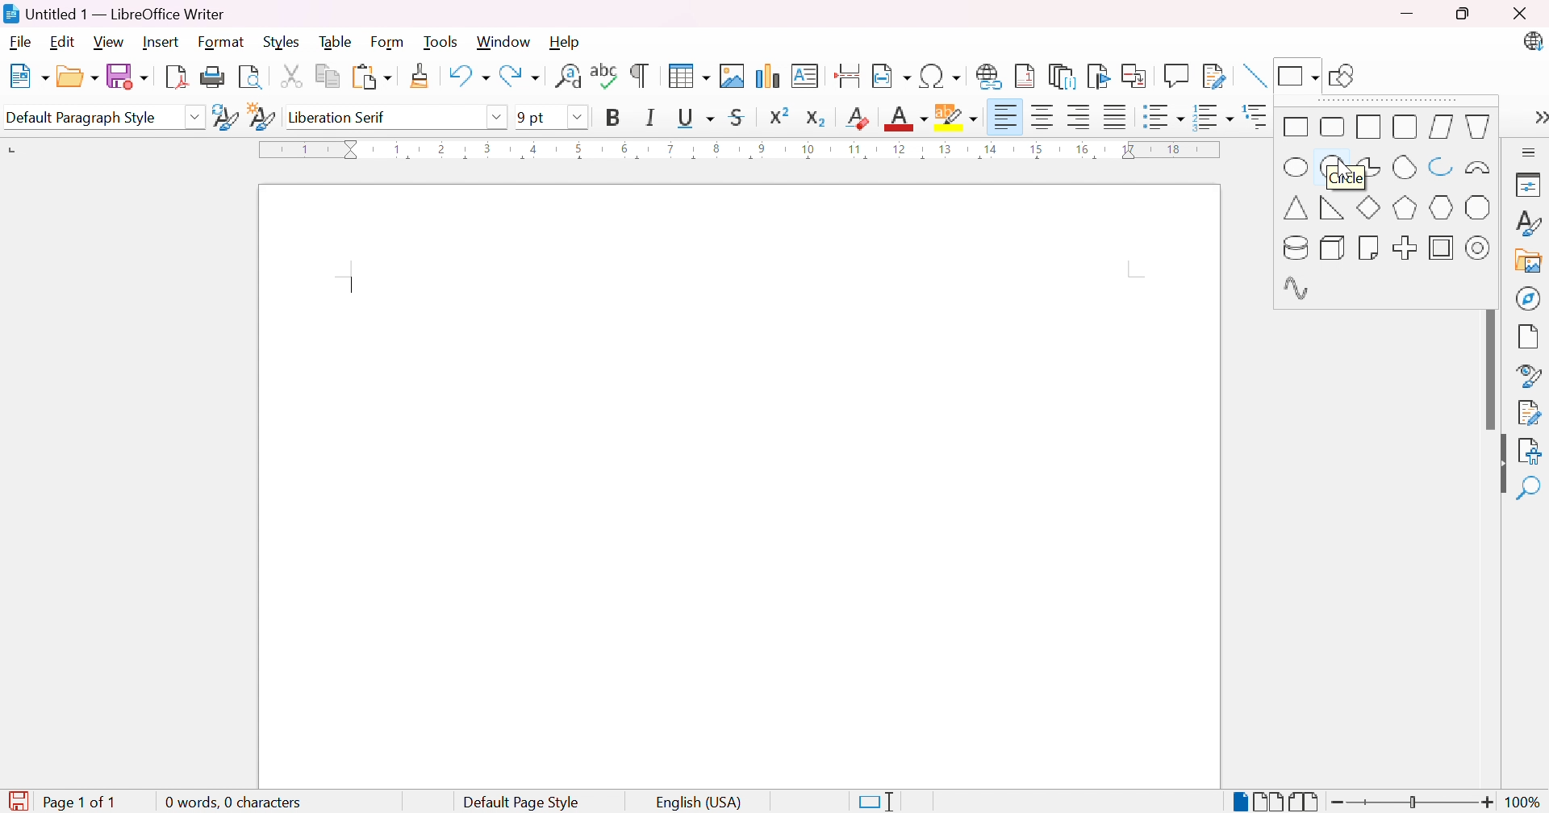 Image resolution: width=1549 pixels, height=813 pixels. Describe the element at coordinates (1405, 126) in the screenshot. I see `Square, Square rounded` at that location.